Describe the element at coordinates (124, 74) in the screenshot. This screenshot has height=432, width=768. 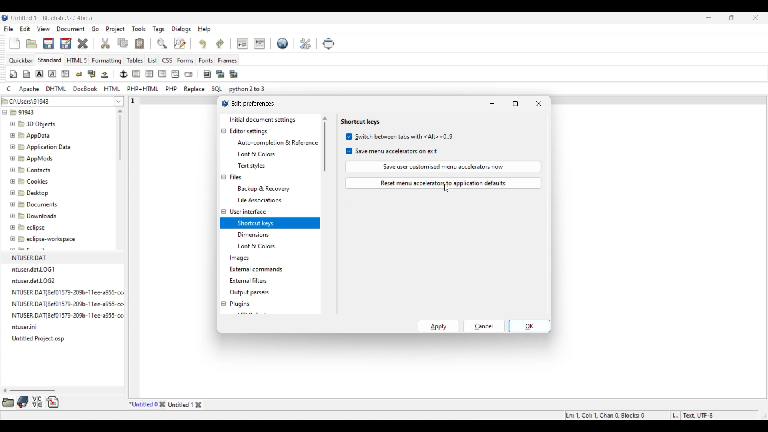
I see `Image and text edit tools` at that location.